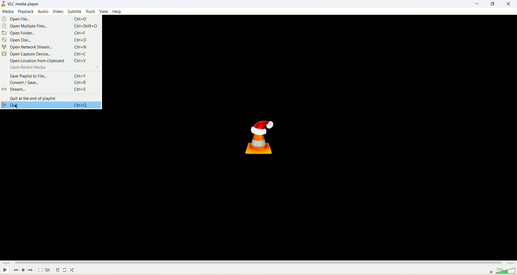 This screenshot has width=517, height=275. What do you see at coordinates (506, 271) in the screenshot?
I see `volume bar` at bounding box center [506, 271].